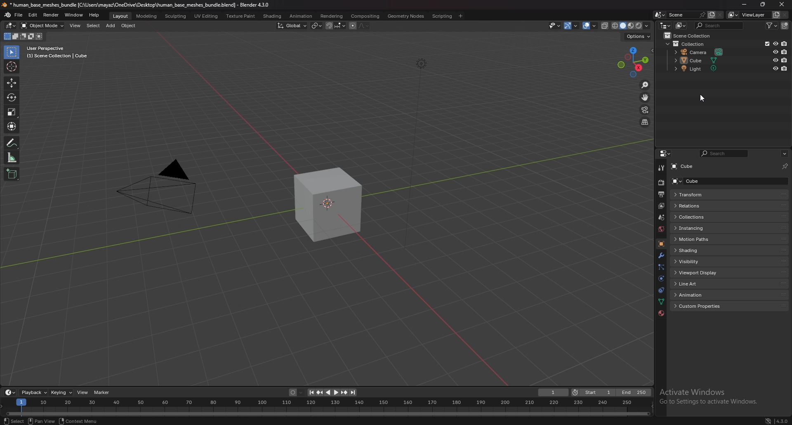 The width and height of the screenshot is (792, 425). I want to click on constraints, so click(660, 290).